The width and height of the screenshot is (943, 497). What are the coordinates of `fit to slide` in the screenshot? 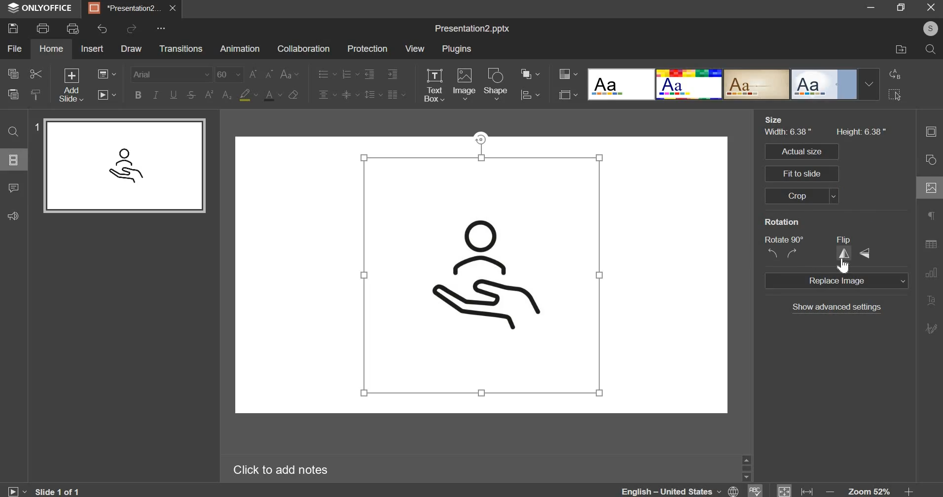 It's located at (801, 173).